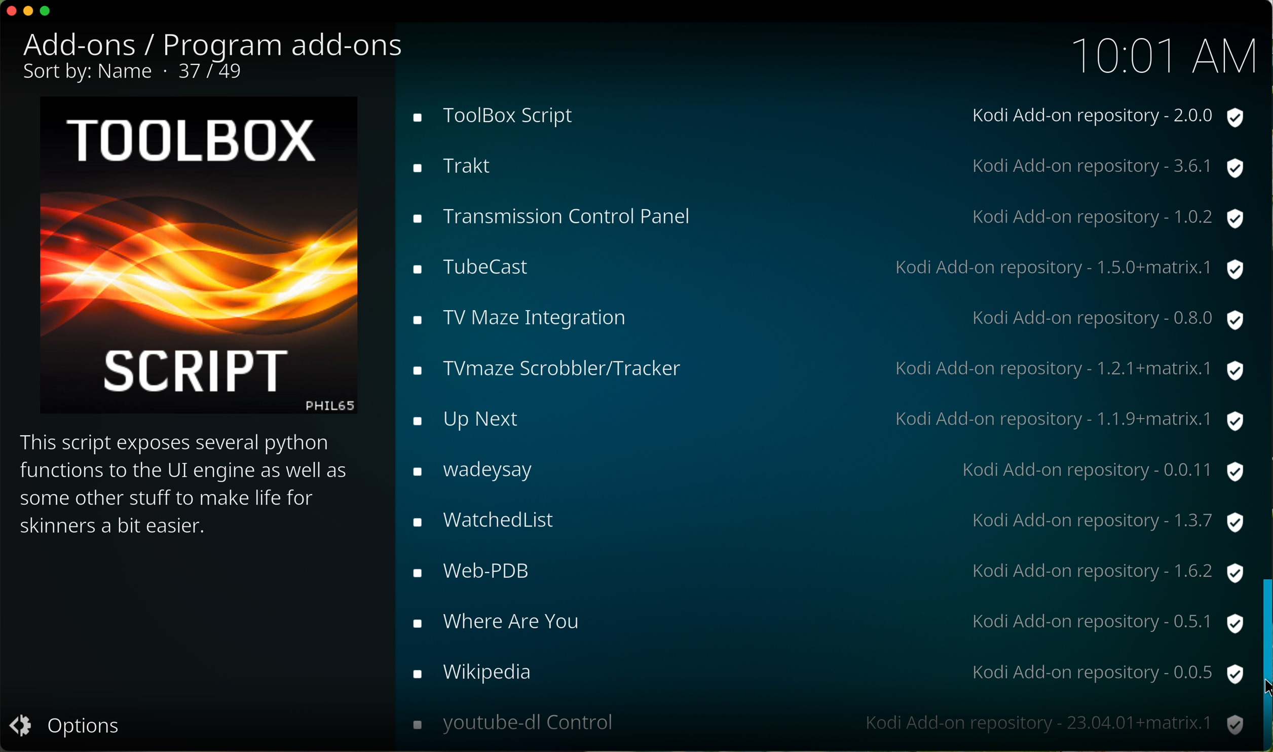  I want to click on up next, so click(827, 418).